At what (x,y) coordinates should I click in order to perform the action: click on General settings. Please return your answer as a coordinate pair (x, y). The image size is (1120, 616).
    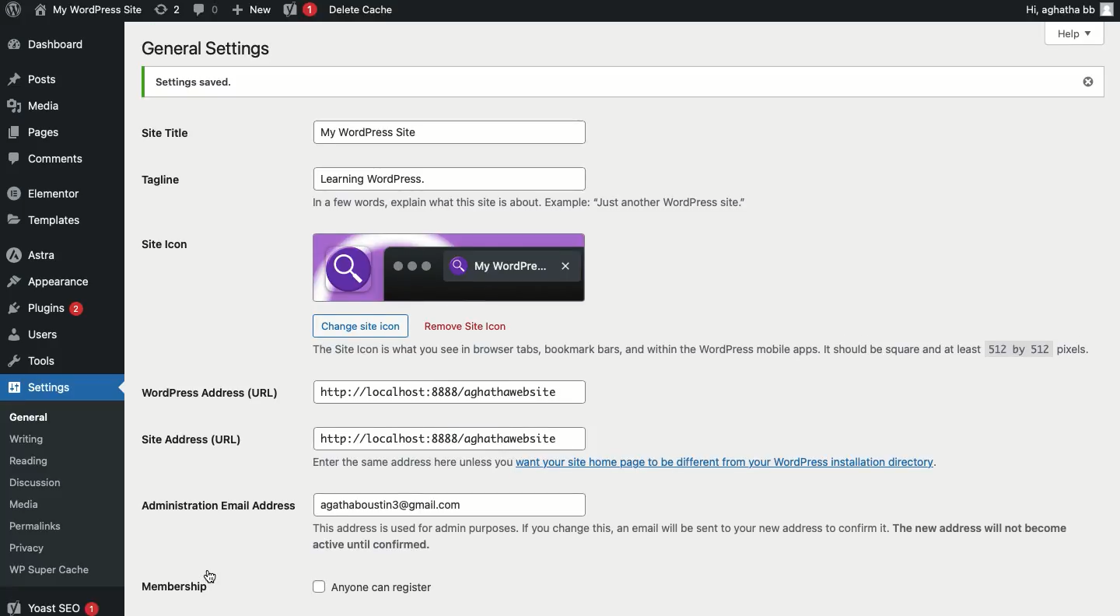
    Looking at the image, I should click on (205, 49).